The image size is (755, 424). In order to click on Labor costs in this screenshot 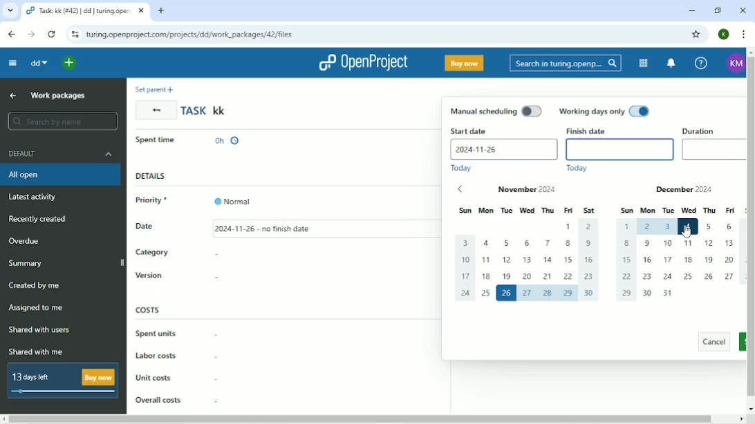, I will do `click(175, 357)`.